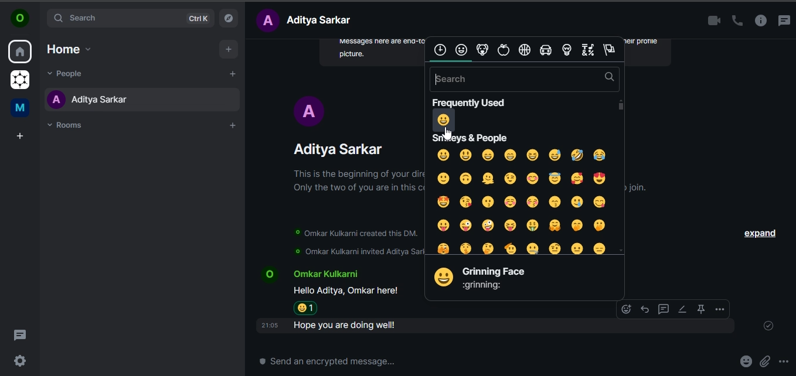 The width and height of the screenshot is (796, 376). Describe the element at coordinates (700, 309) in the screenshot. I see `pin` at that location.